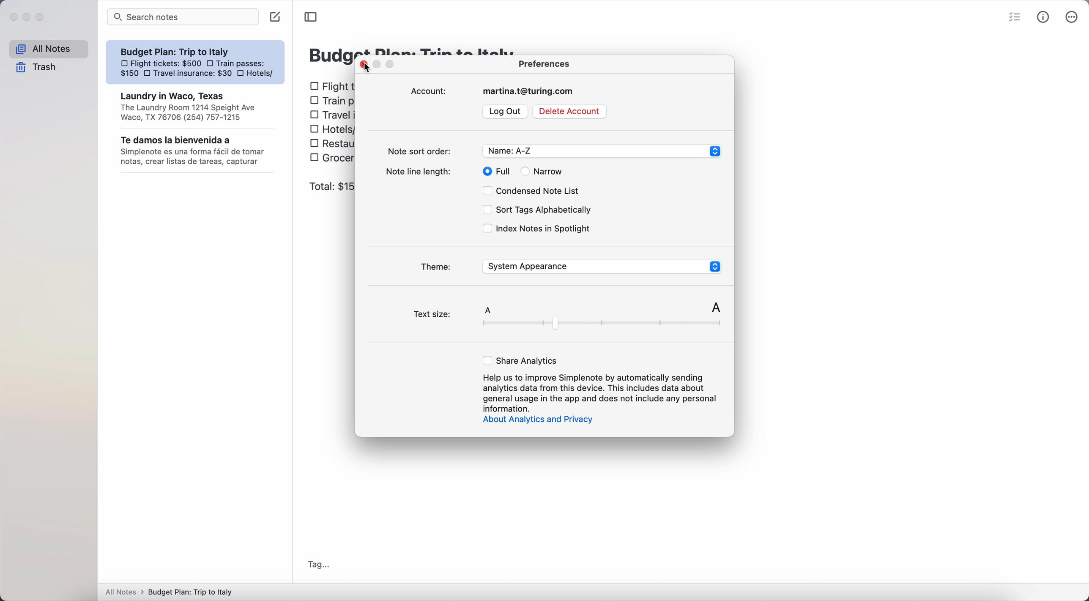  Describe the element at coordinates (536, 209) in the screenshot. I see `sort tags alphabetically` at that location.